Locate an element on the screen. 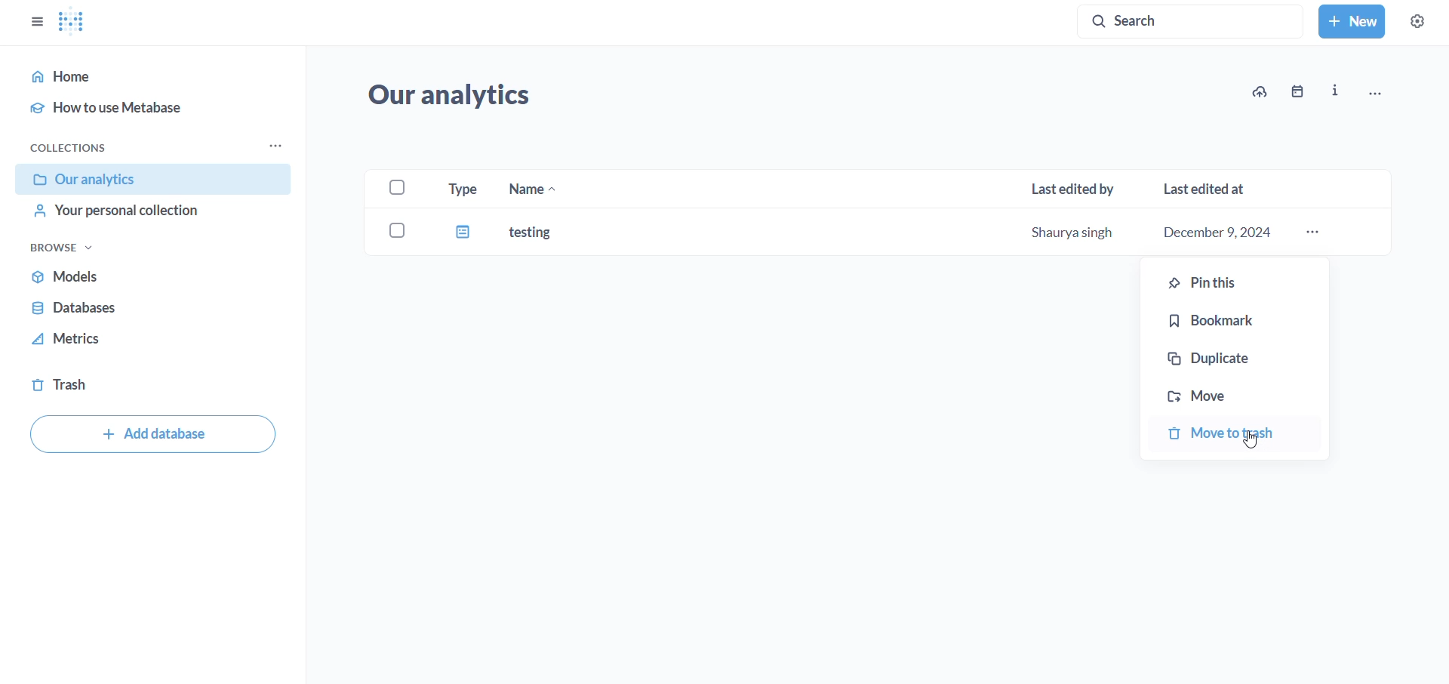 This screenshot has width=1449, height=684. upload is located at coordinates (1257, 91).